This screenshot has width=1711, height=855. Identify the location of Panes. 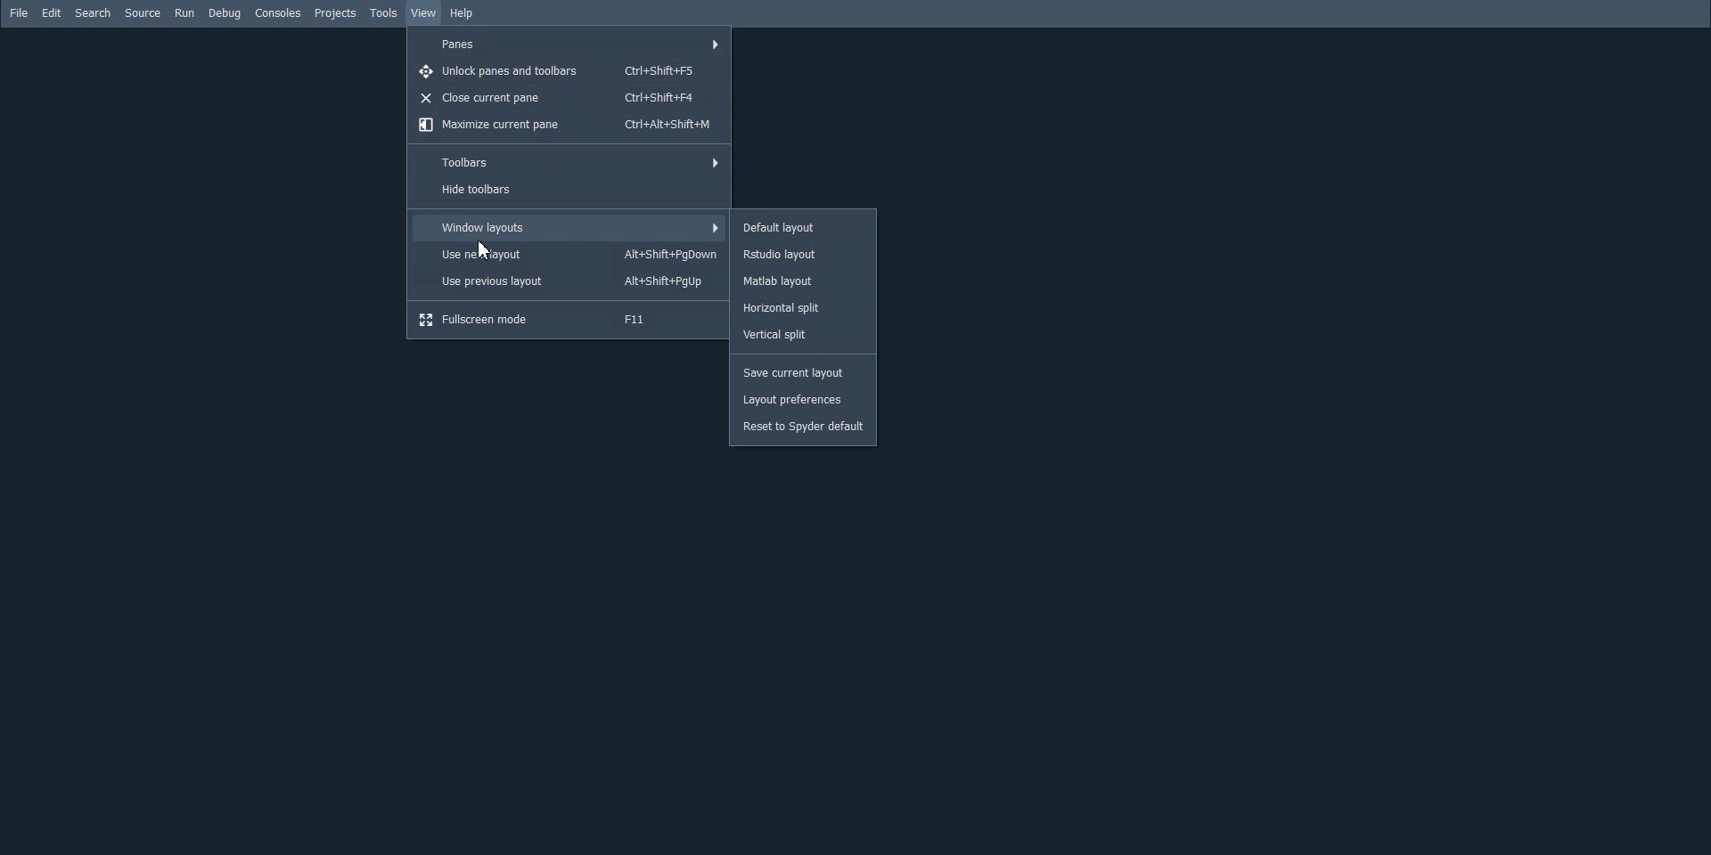
(569, 45).